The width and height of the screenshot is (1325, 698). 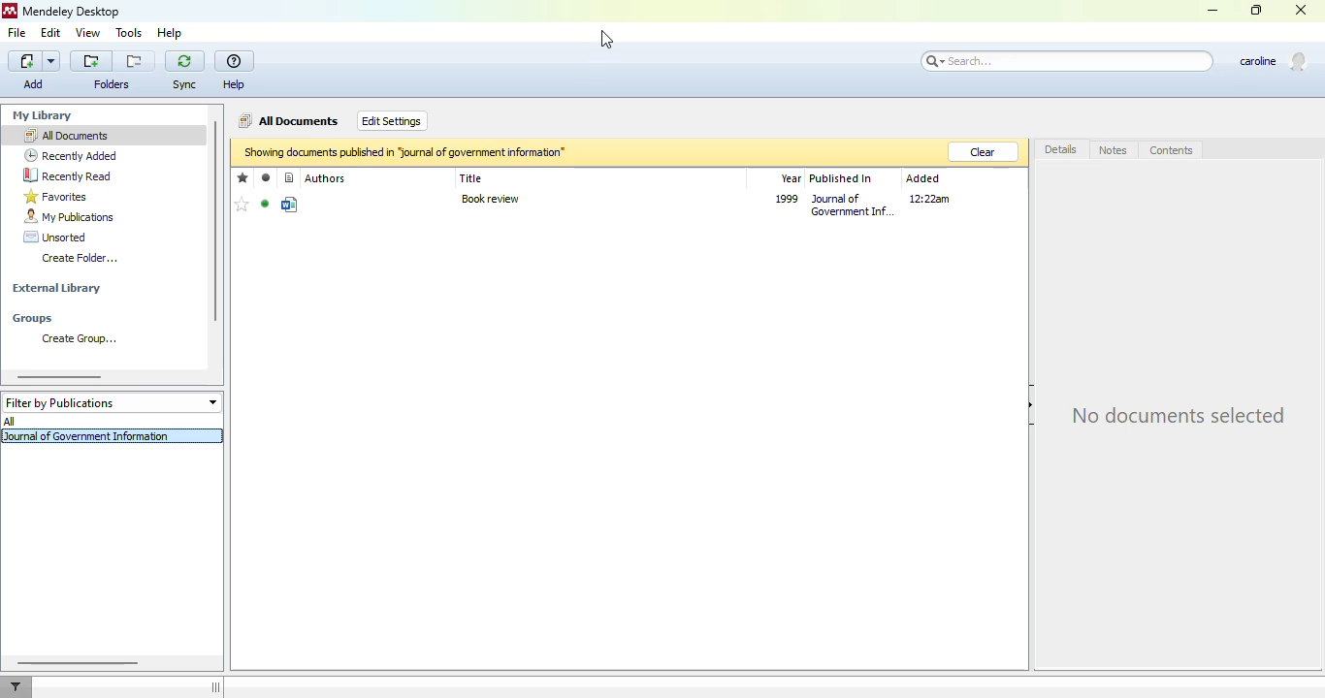 I want to click on profile, so click(x=1275, y=61).